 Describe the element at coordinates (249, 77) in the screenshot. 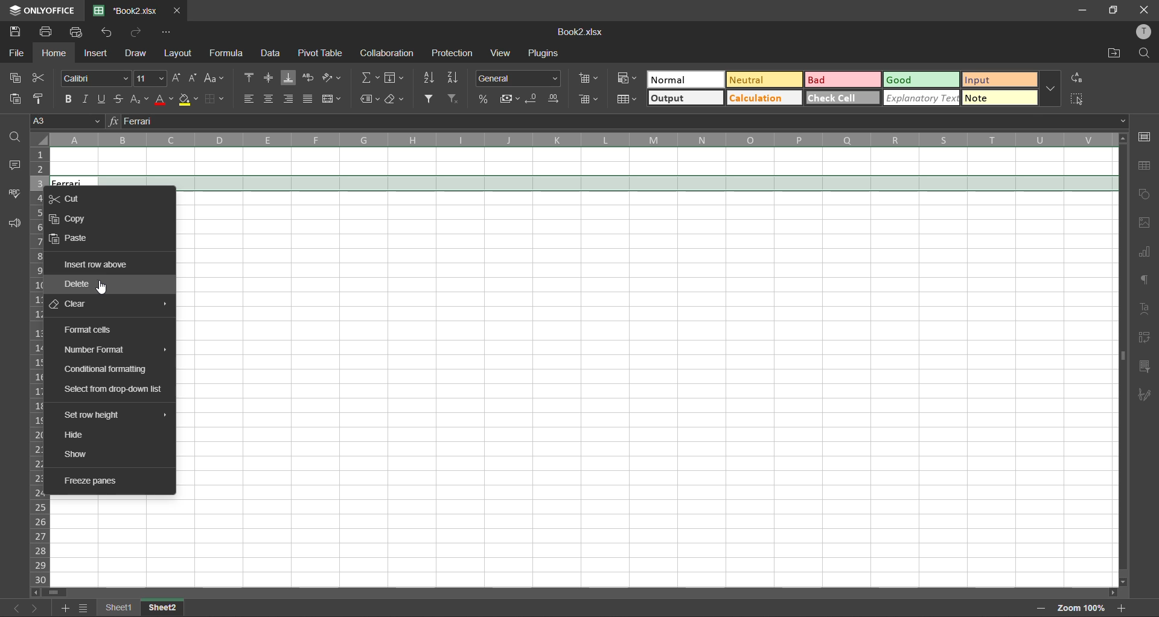

I see `align top` at that location.